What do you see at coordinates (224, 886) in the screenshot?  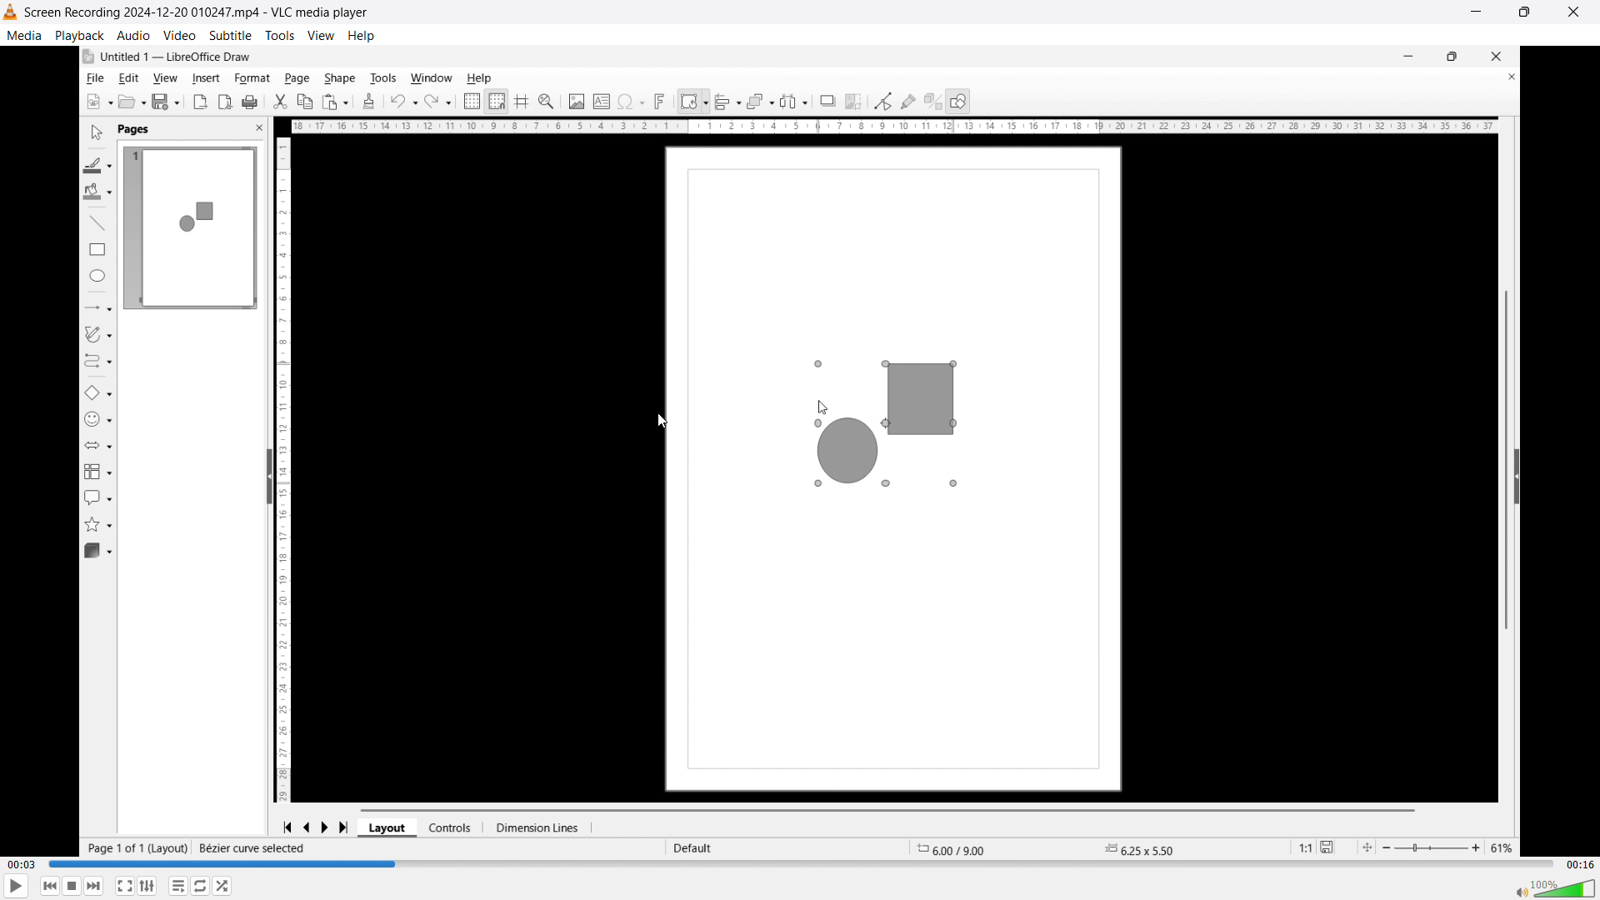 I see `random` at bounding box center [224, 886].